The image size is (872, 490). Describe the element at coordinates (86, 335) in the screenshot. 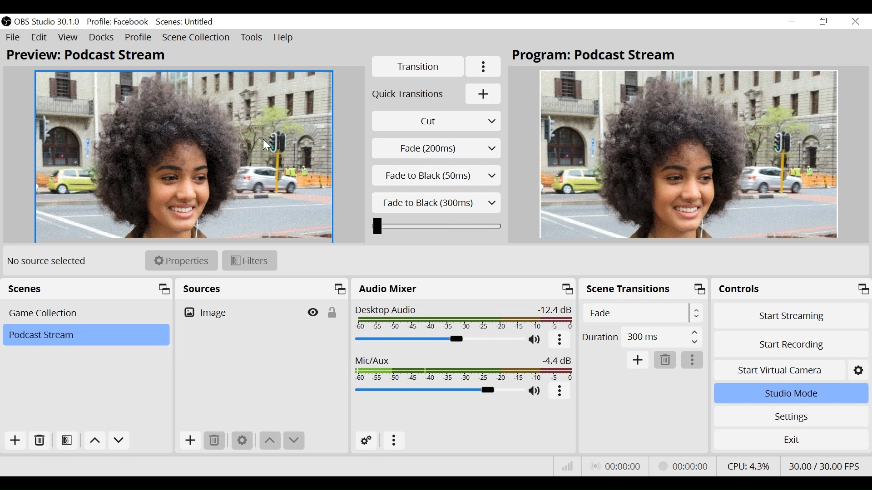

I see `Scene` at that location.